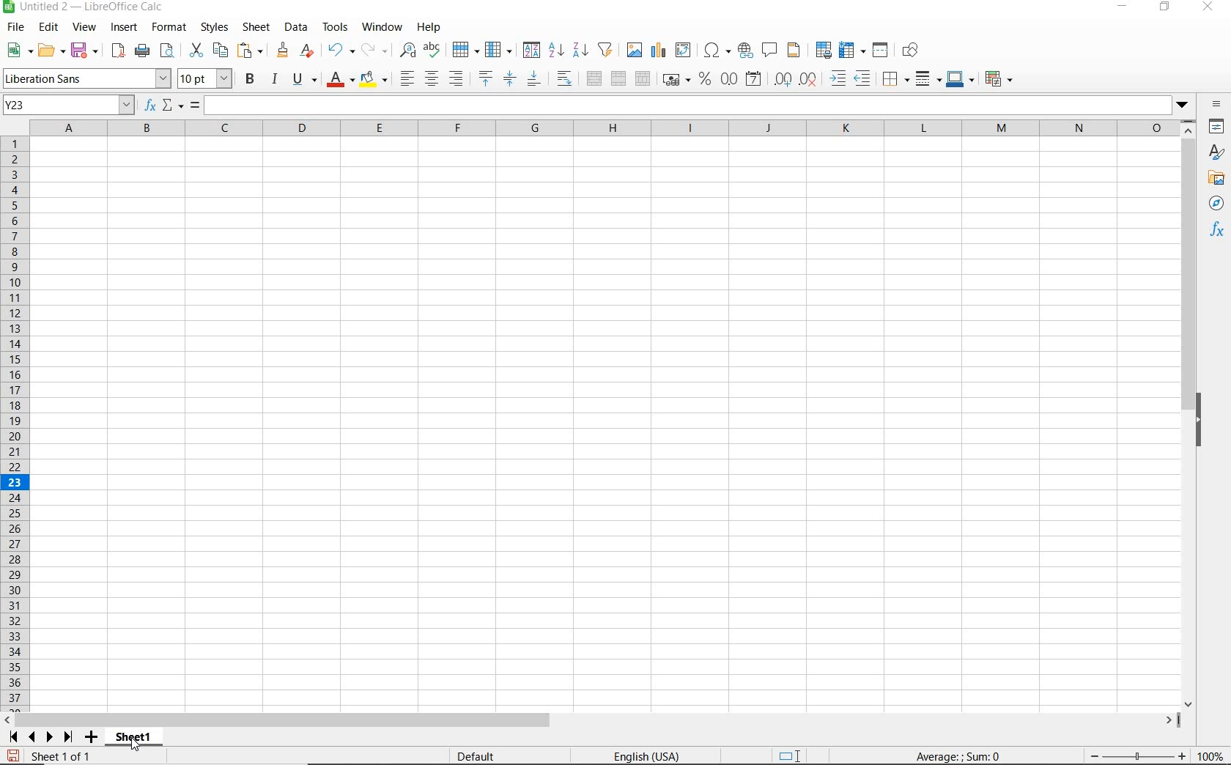 Image resolution: width=1231 pixels, height=765 pixels. I want to click on , so click(432, 51).